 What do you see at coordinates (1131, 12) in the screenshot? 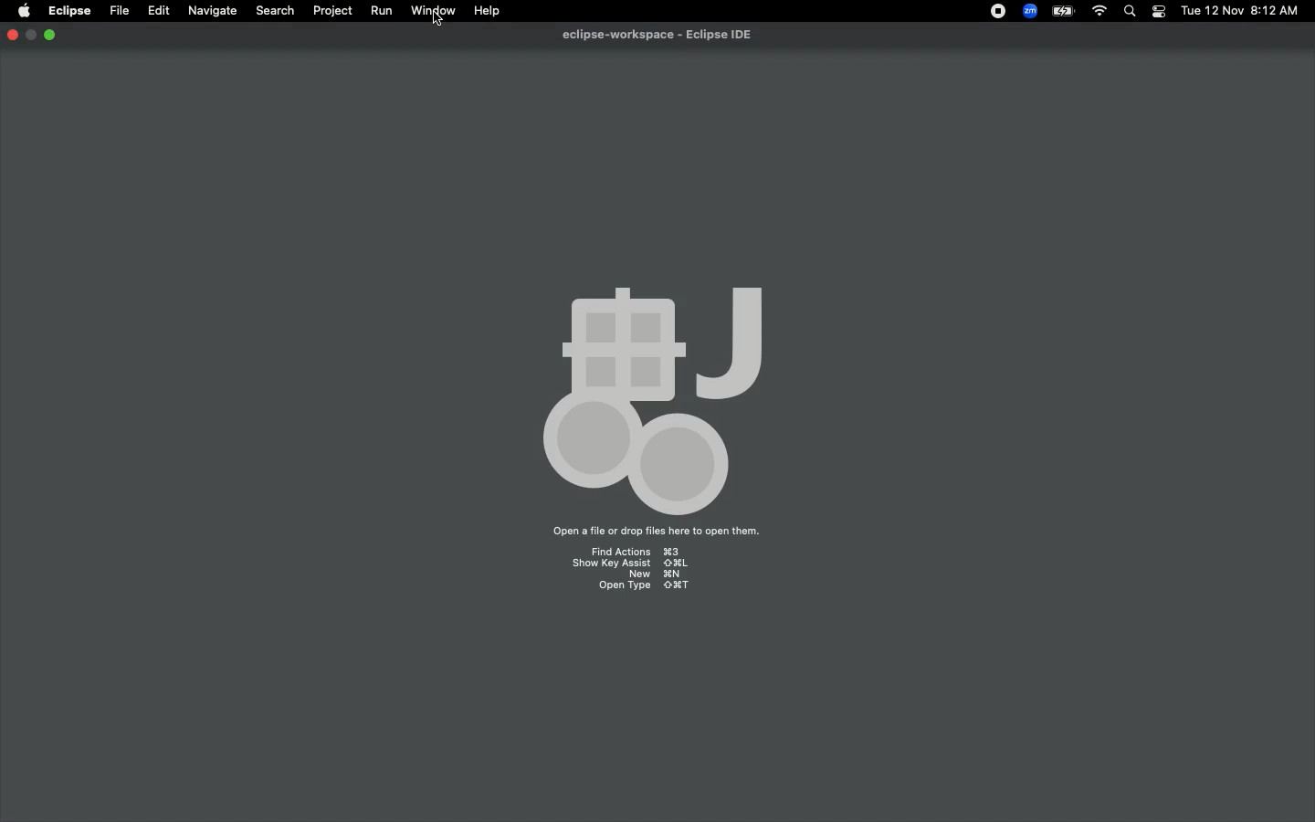
I see `Search` at bounding box center [1131, 12].